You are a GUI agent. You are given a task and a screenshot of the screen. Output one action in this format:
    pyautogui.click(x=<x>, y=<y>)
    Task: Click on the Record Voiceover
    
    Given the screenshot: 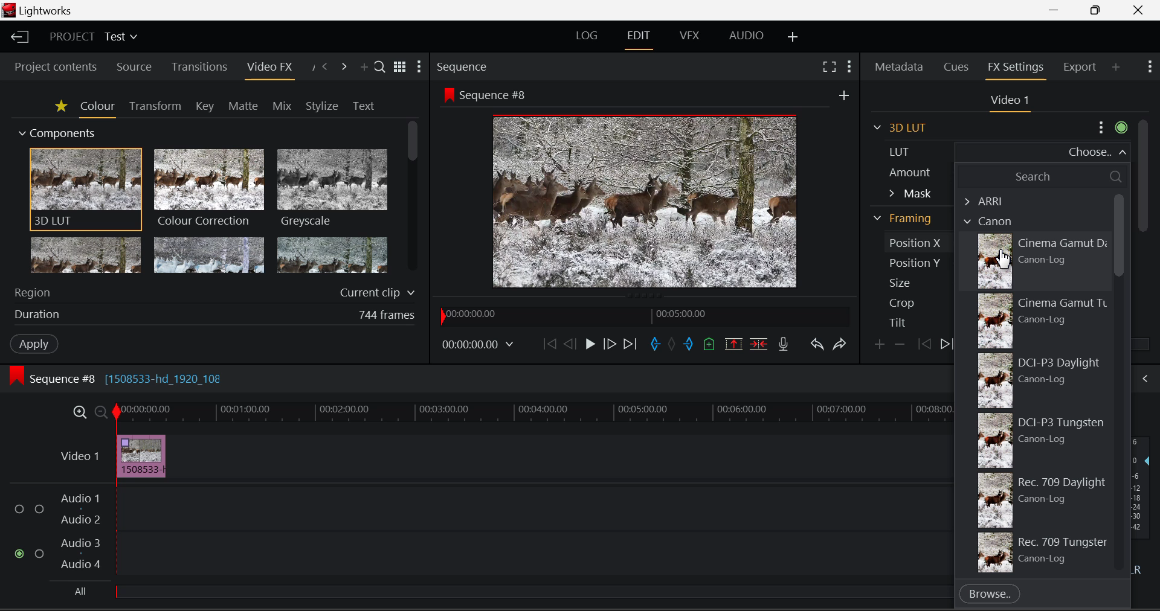 What is the action you would take?
    pyautogui.click(x=783, y=344)
    